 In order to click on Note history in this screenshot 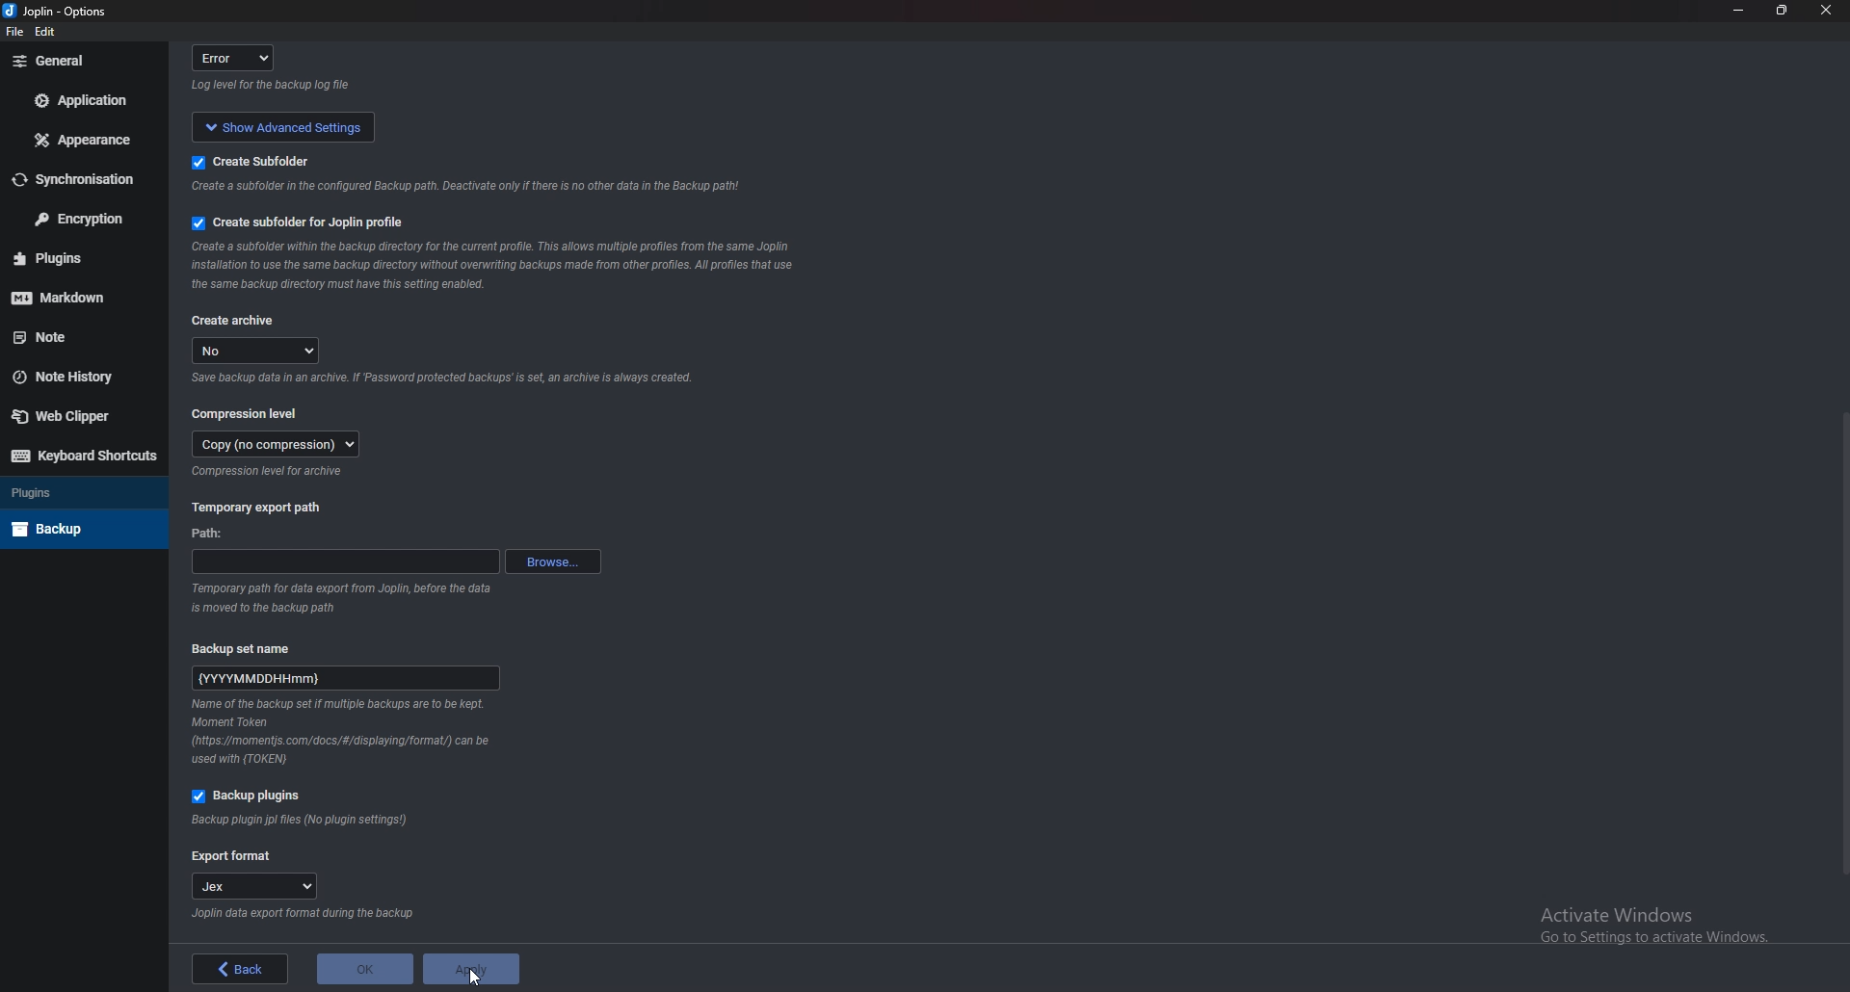, I will do `click(75, 377)`.